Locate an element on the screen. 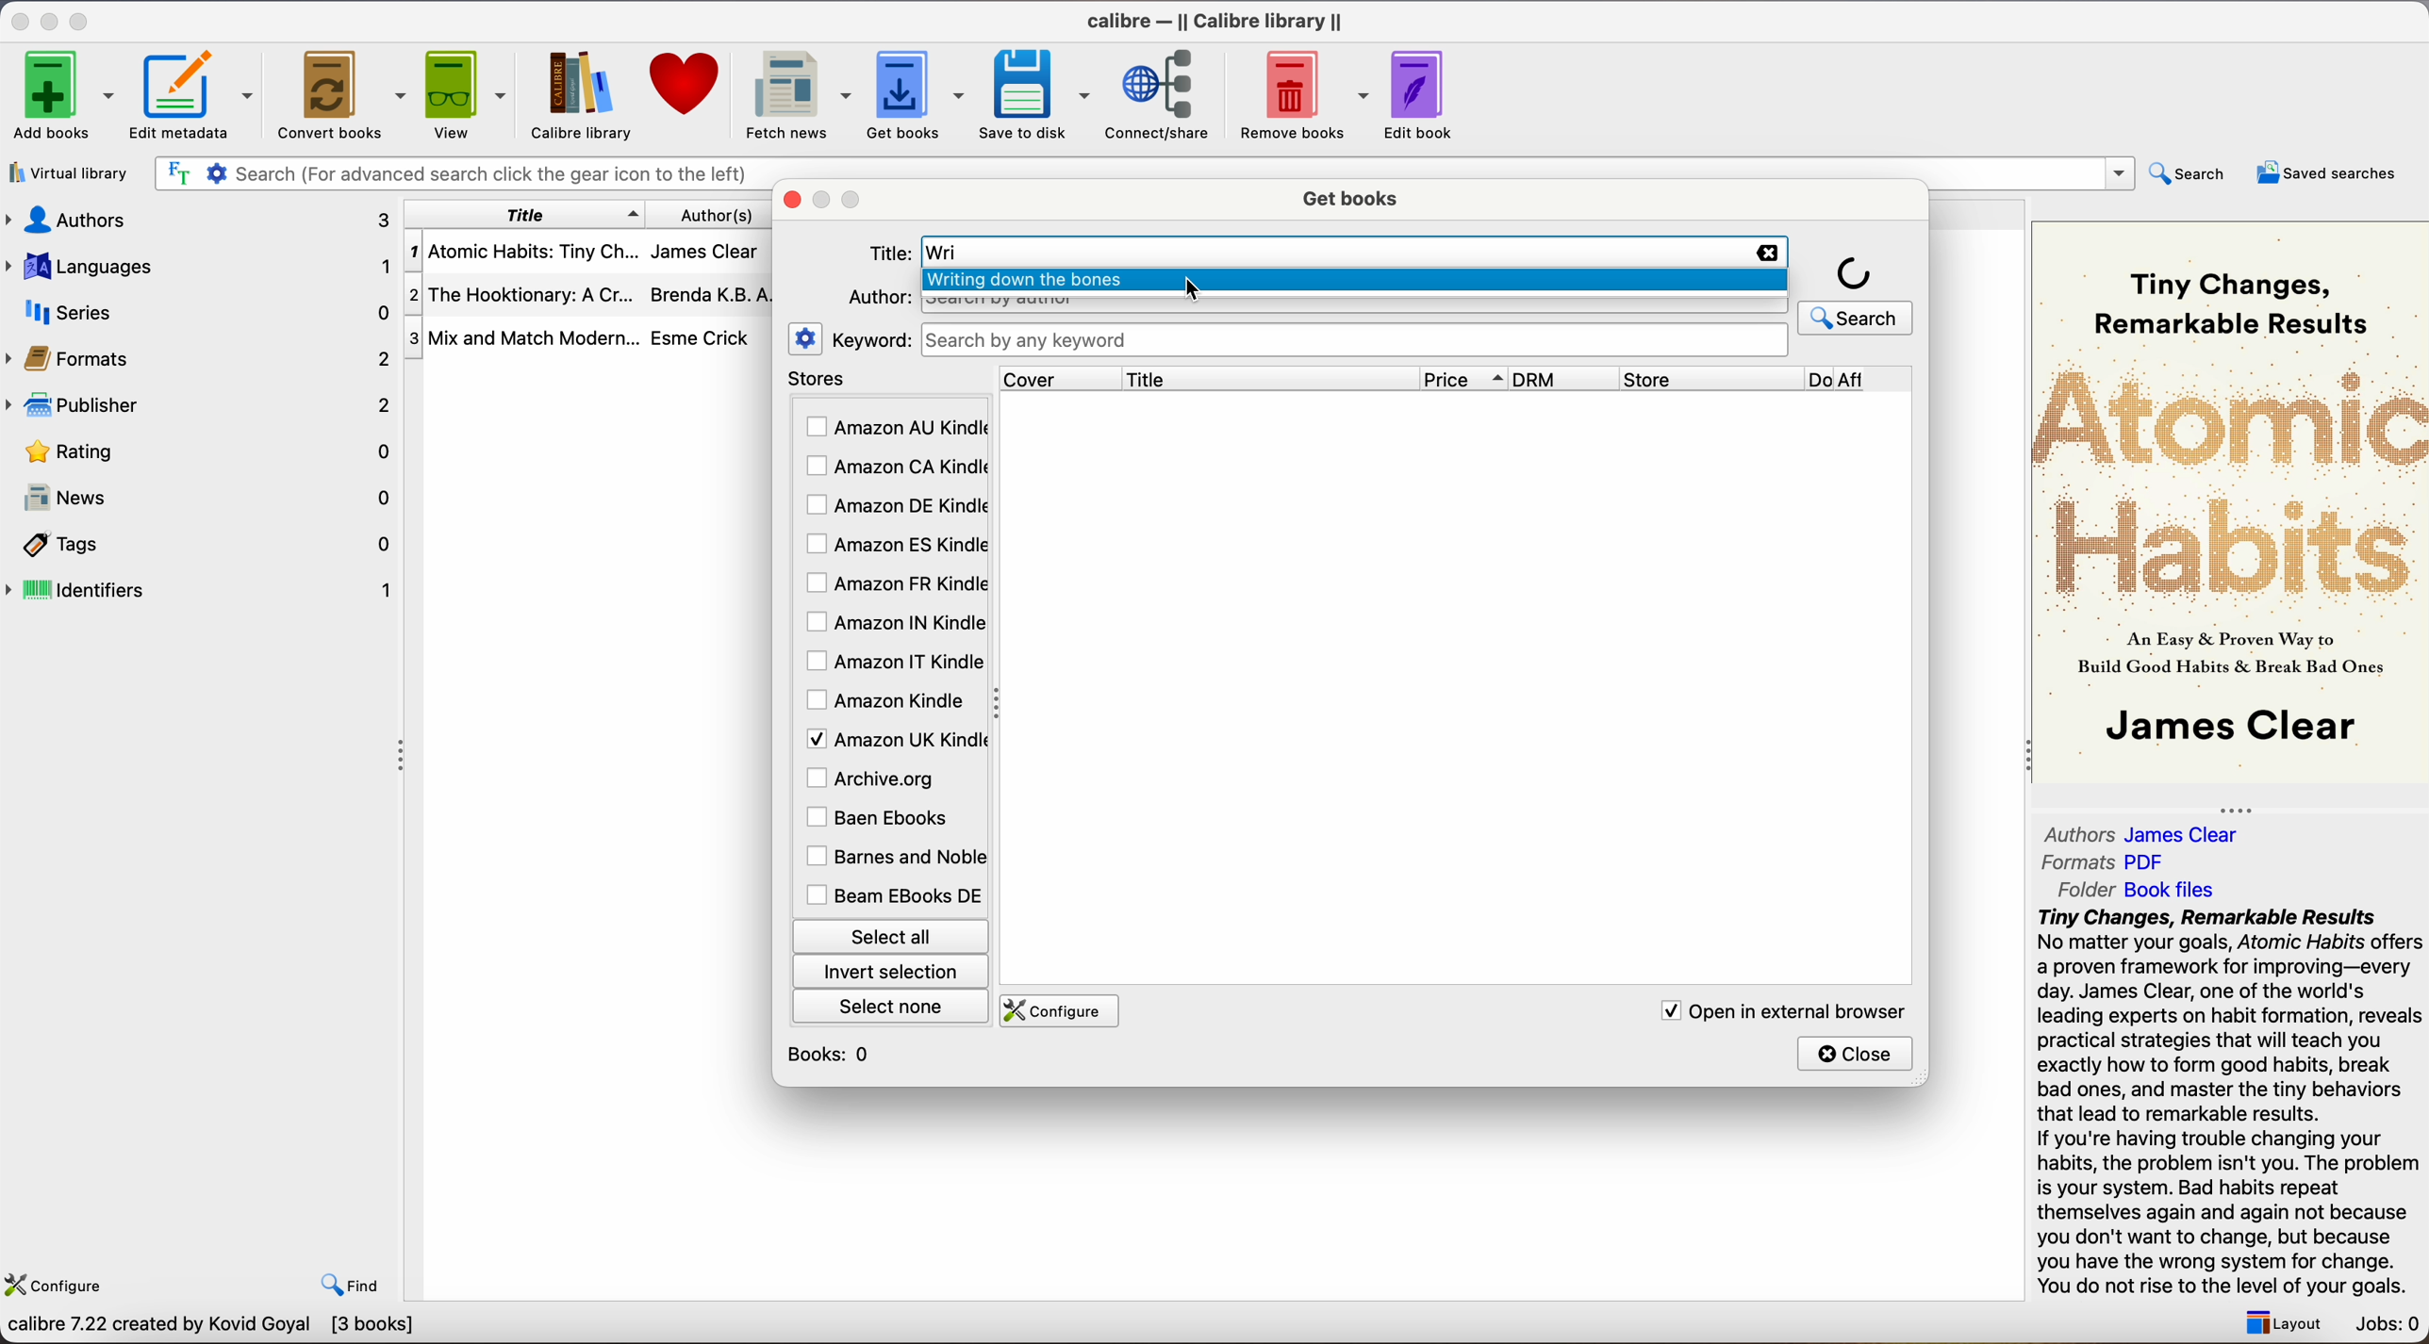 The height and width of the screenshot is (1344, 2429). indentifiers is located at coordinates (204, 588).